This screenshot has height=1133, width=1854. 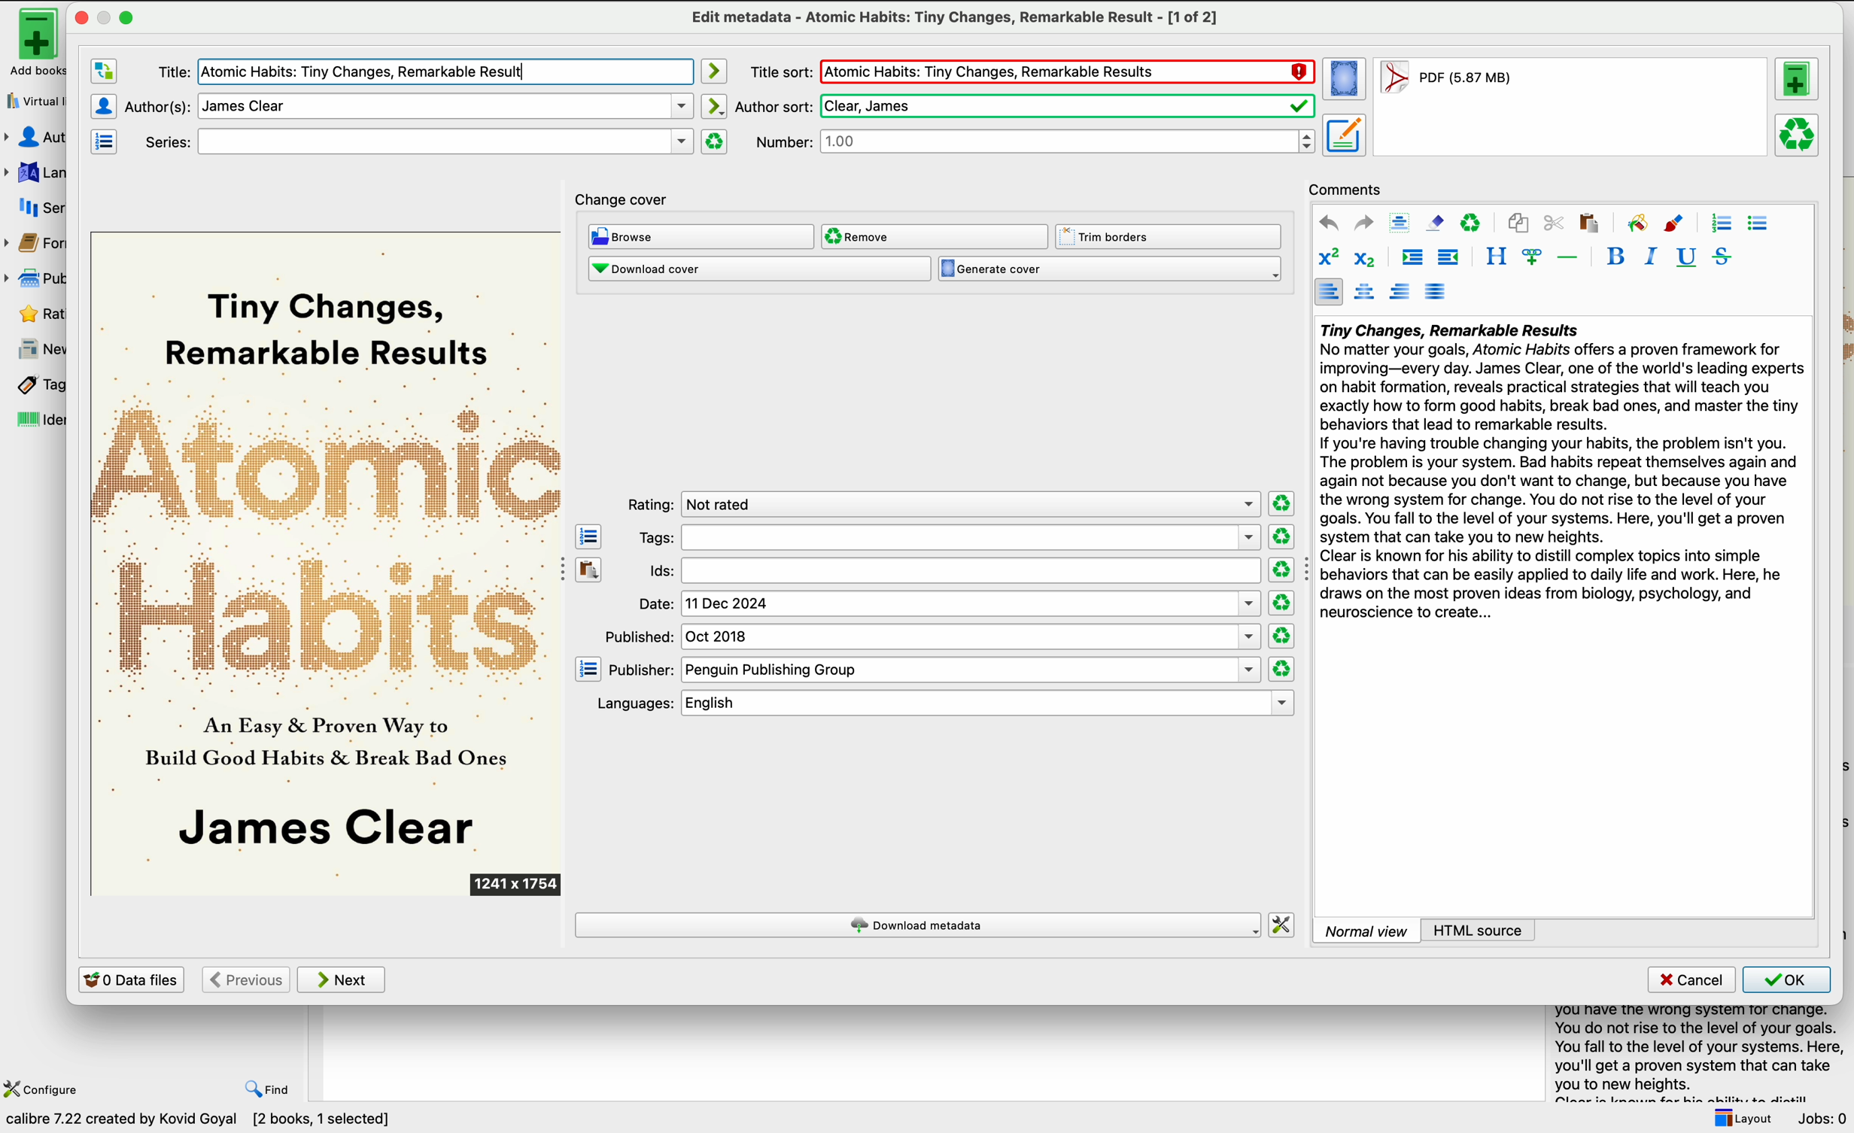 I want to click on edit metadata, so click(x=953, y=18).